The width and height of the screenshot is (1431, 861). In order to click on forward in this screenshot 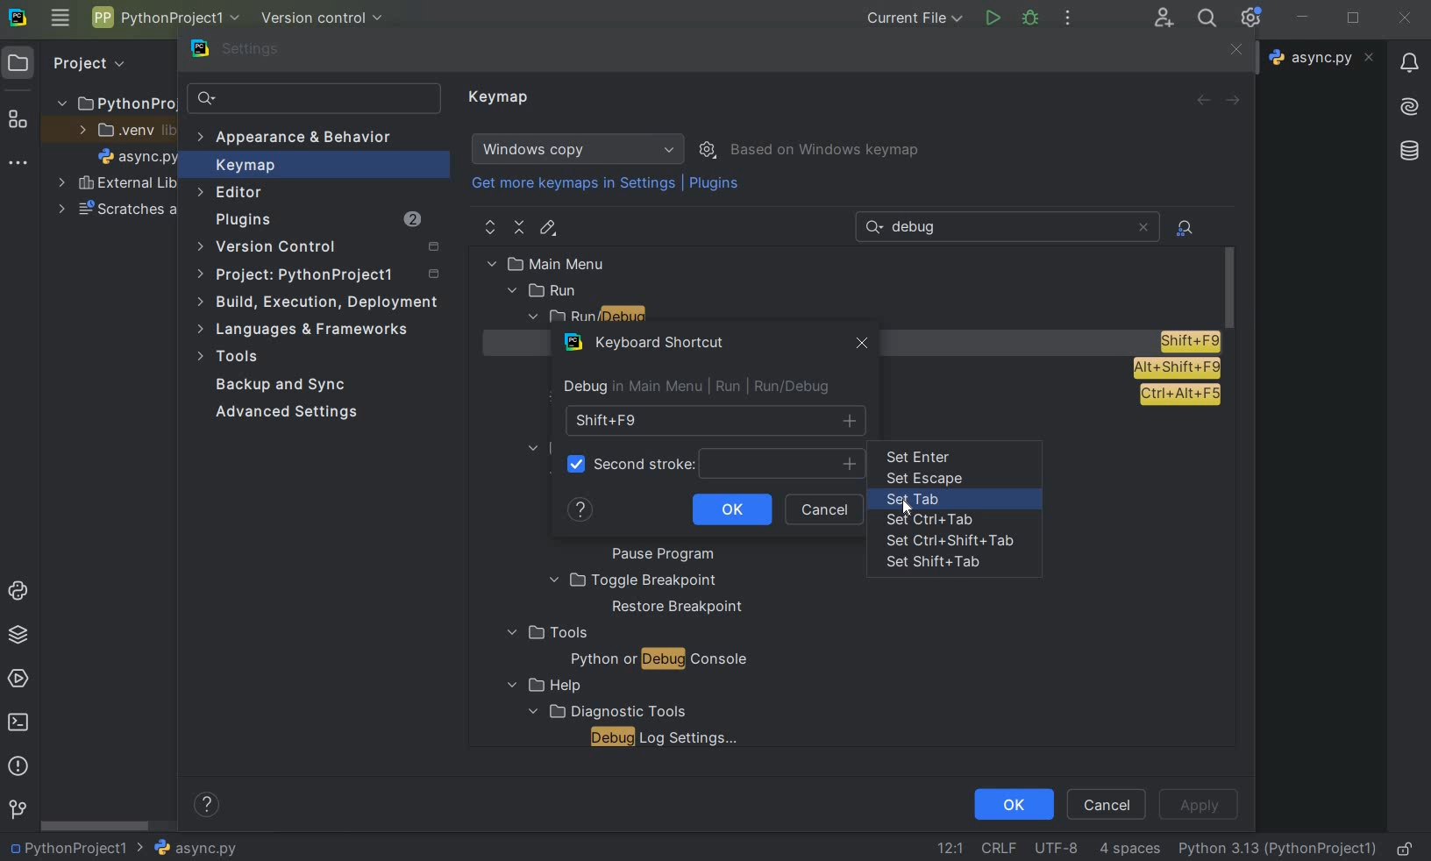, I will do `click(1236, 101)`.